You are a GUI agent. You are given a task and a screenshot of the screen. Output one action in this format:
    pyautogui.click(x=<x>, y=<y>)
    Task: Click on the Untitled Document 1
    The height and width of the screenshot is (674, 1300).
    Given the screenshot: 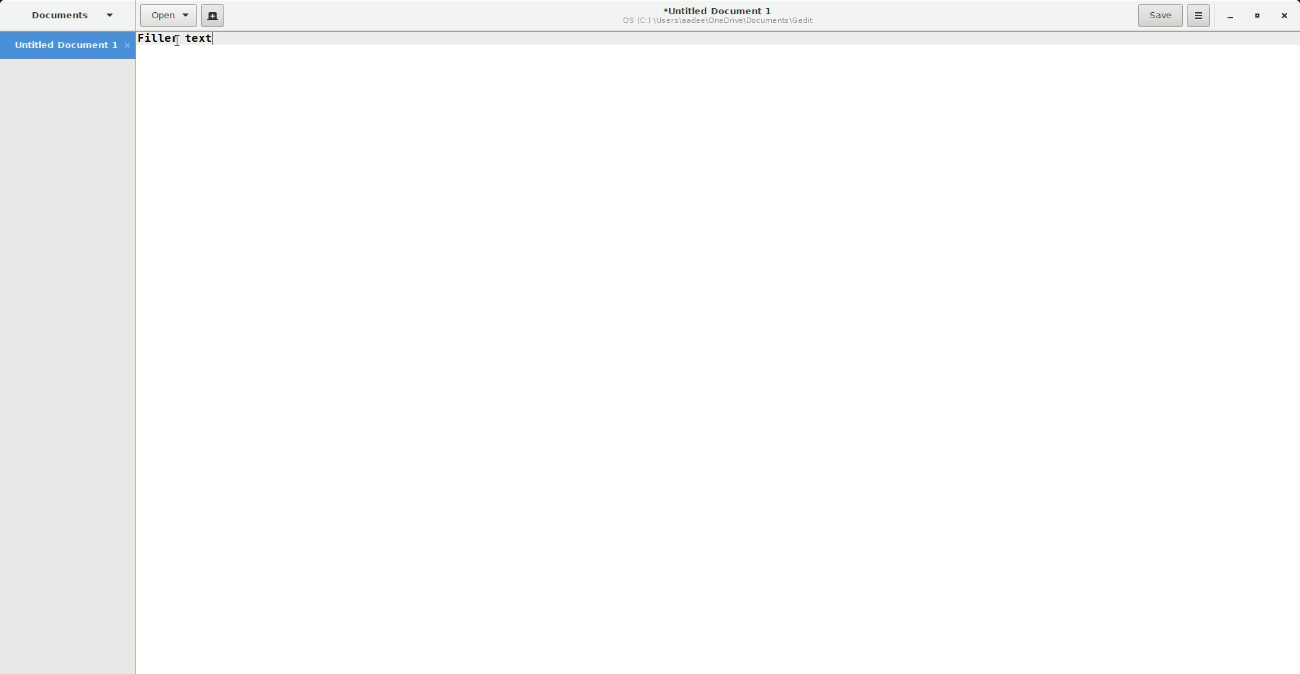 What is the action you would take?
    pyautogui.click(x=69, y=47)
    